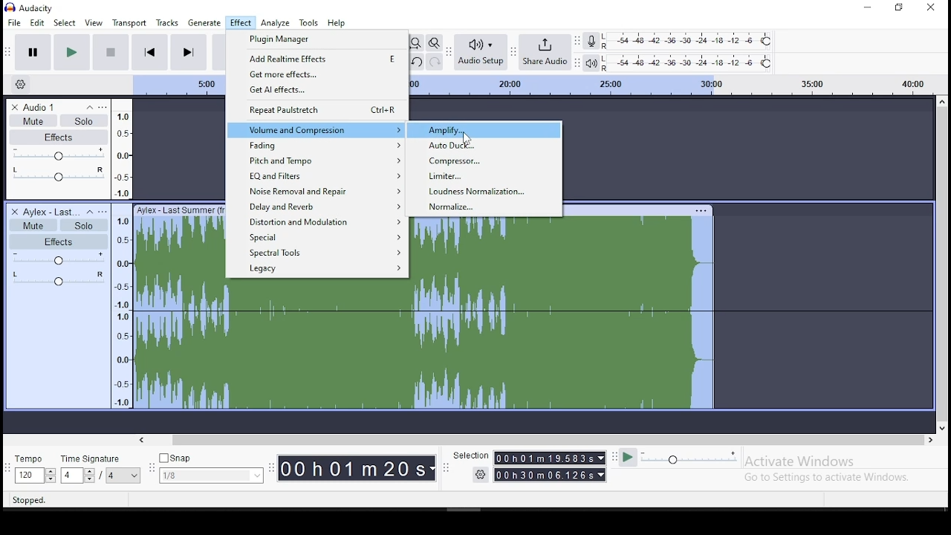 The width and height of the screenshot is (951, 535). I want to click on collapse, so click(89, 106).